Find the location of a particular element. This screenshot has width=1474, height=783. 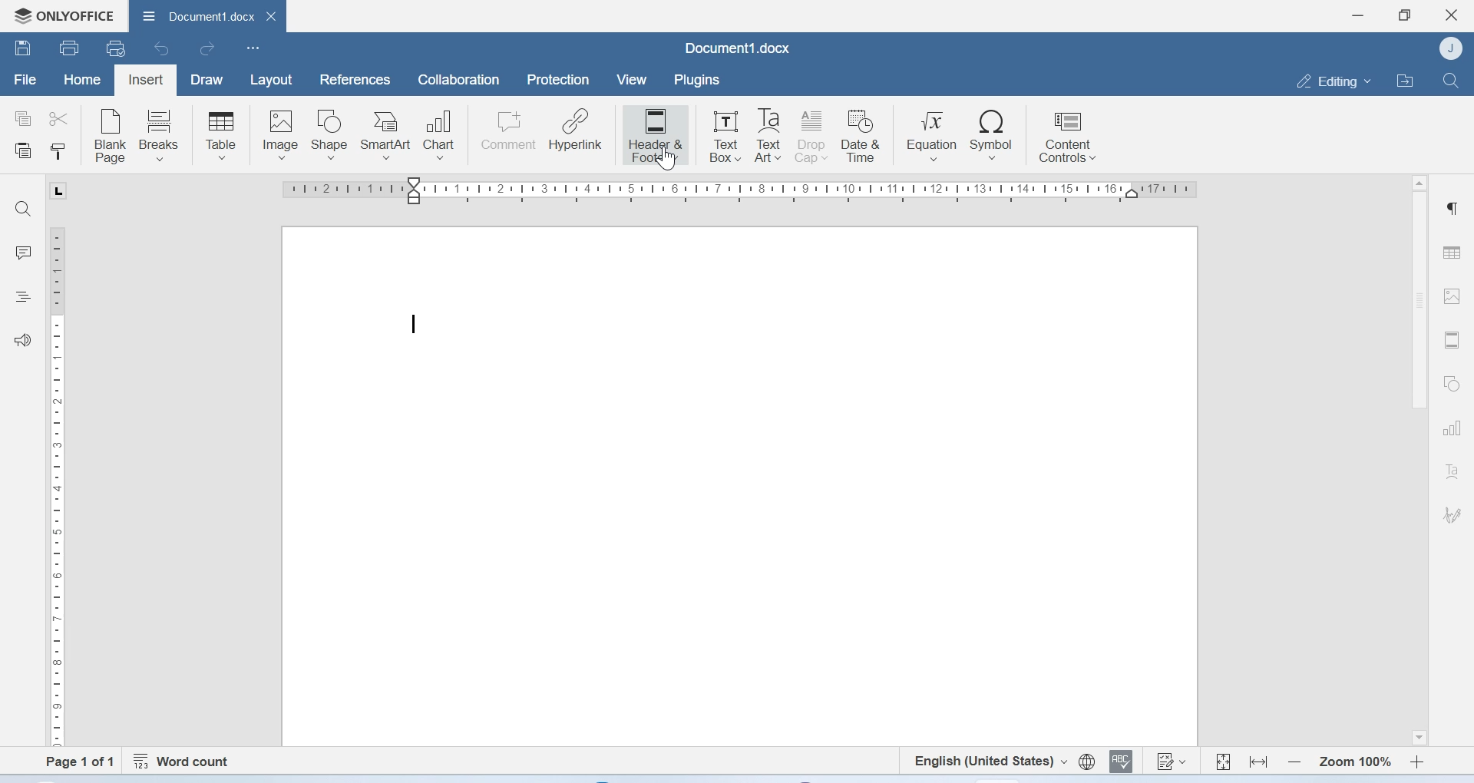

Account is located at coordinates (1451, 49).